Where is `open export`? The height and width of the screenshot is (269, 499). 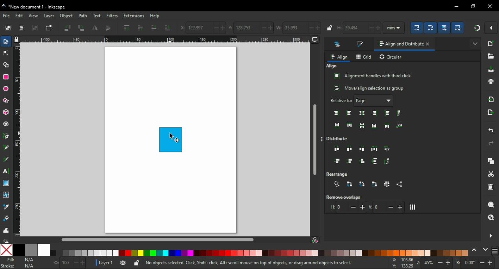
open export is located at coordinates (492, 112).